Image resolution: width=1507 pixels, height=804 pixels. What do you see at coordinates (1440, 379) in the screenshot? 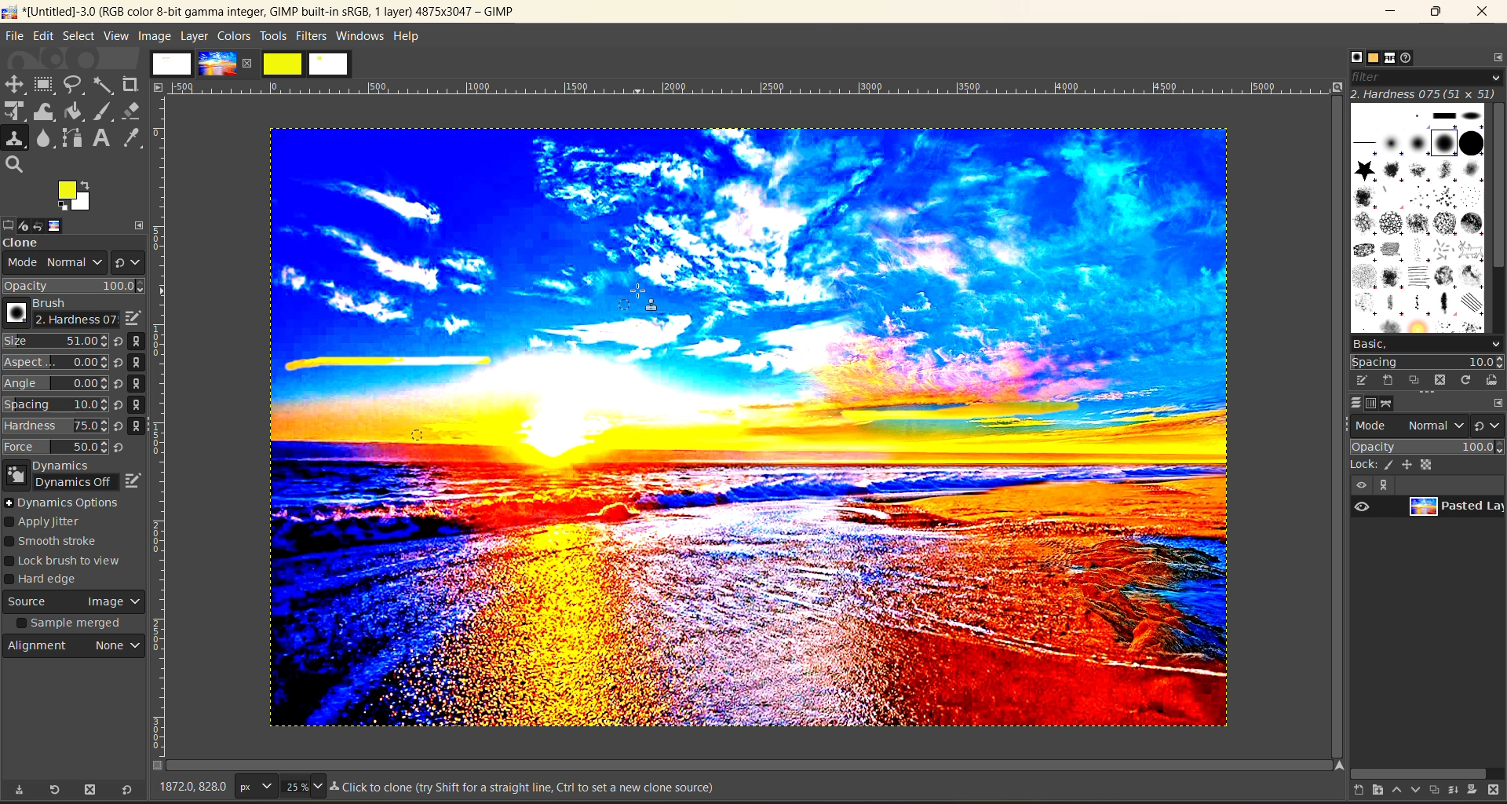
I see `delete this brush` at bounding box center [1440, 379].